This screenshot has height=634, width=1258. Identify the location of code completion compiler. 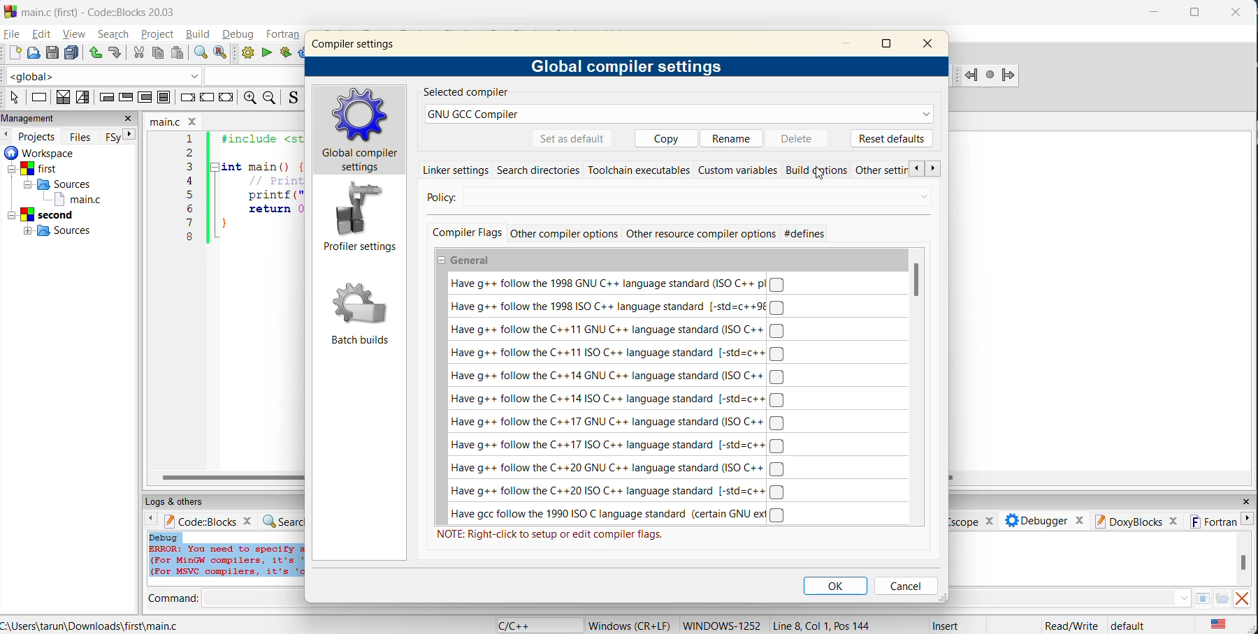
(149, 78).